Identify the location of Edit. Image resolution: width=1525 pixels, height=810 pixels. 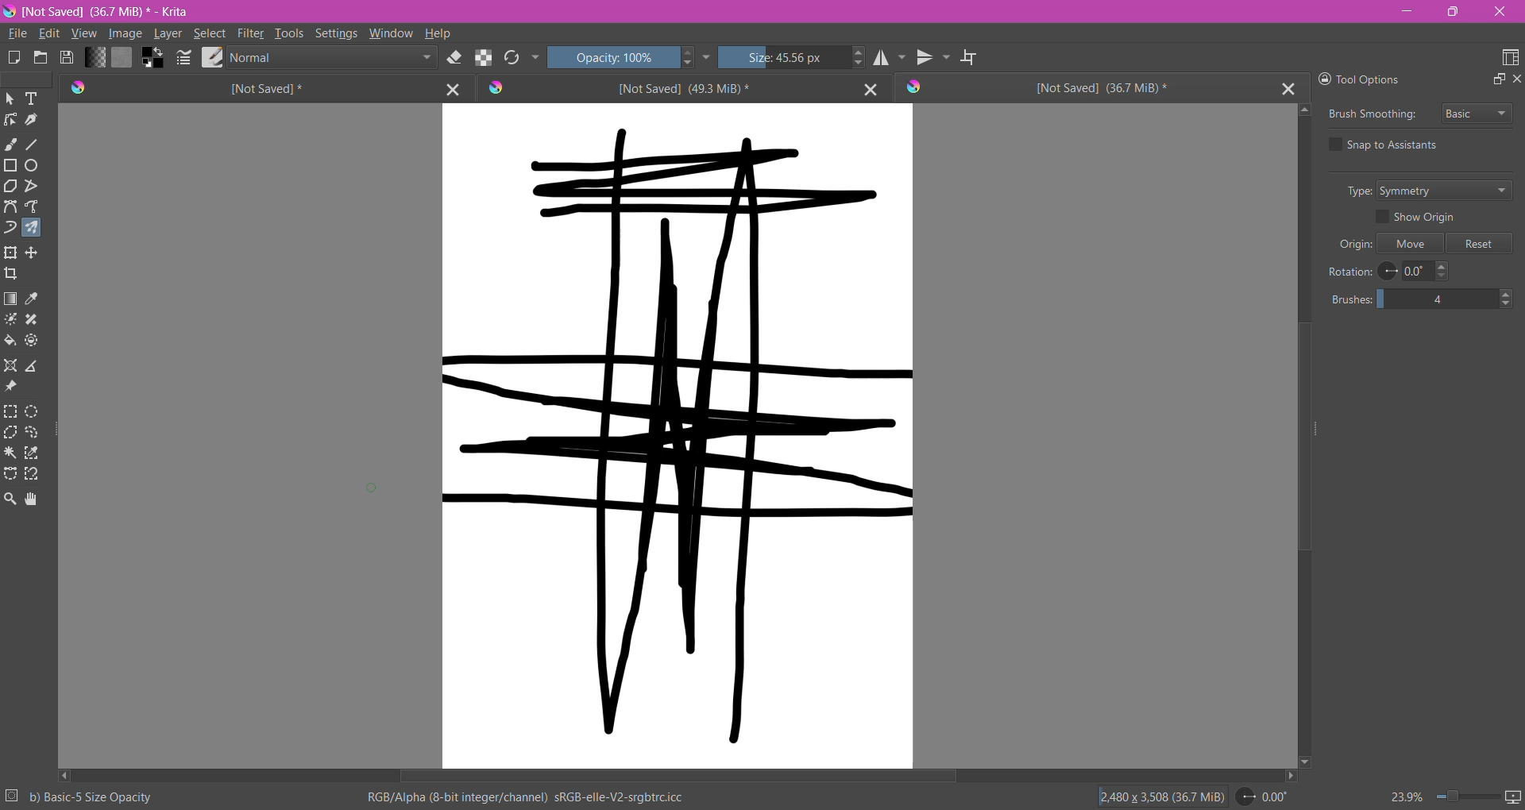
(48, 33).